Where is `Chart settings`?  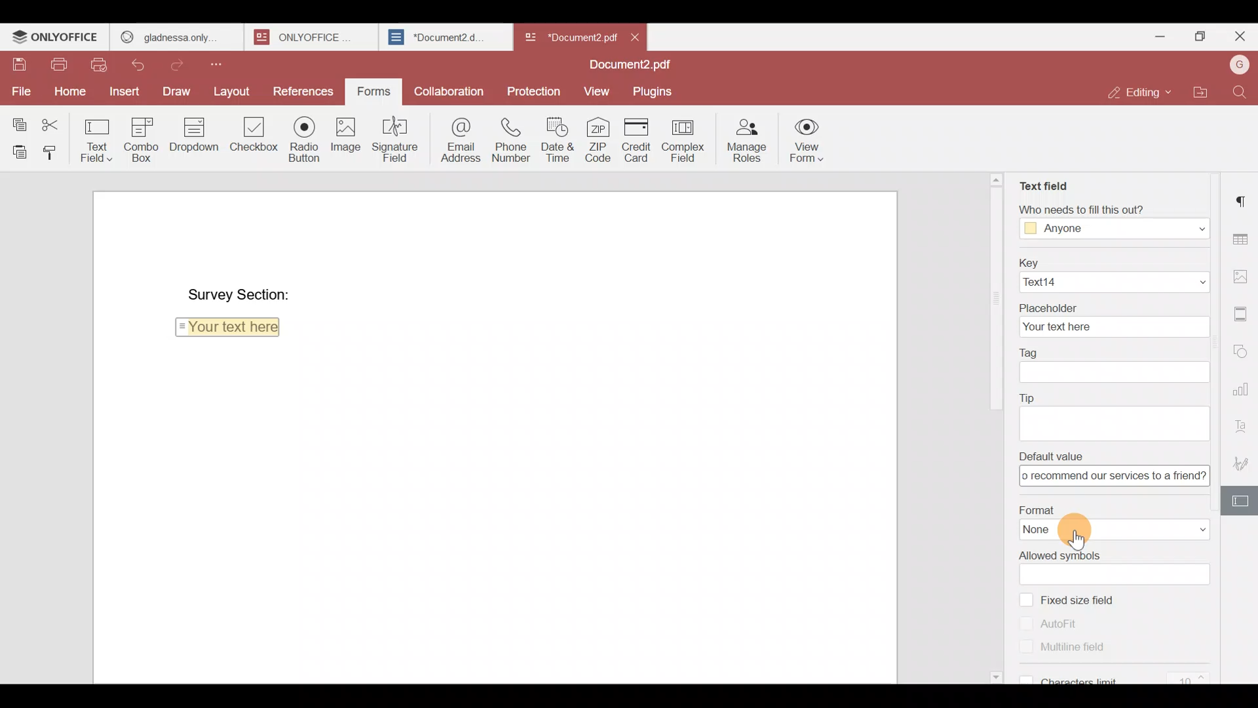
Chart settings is located at coordinates (1242, 389).